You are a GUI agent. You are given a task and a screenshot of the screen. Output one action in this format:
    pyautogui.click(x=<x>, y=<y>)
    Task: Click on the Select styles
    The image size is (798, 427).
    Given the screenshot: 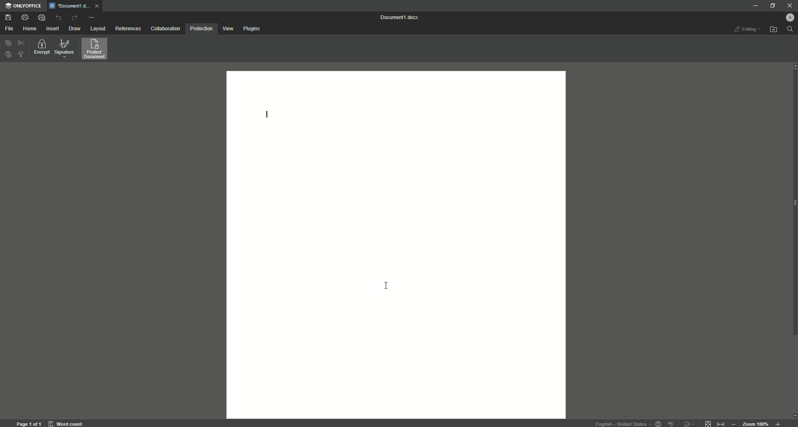 What is the action you would take?
    pyautogui.click(x=20, y=55)
    